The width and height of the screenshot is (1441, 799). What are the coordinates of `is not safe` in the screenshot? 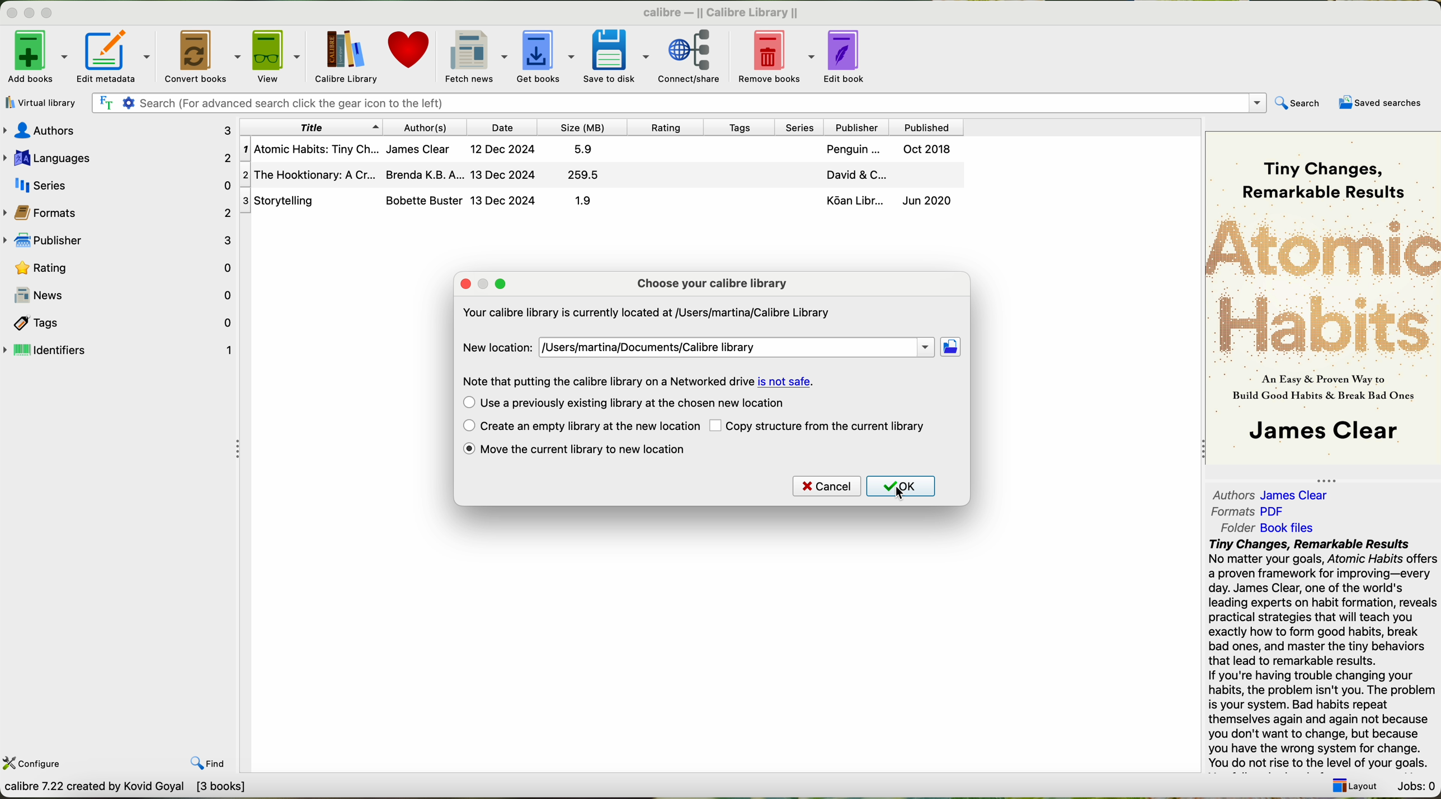 It's located at (785, 381).